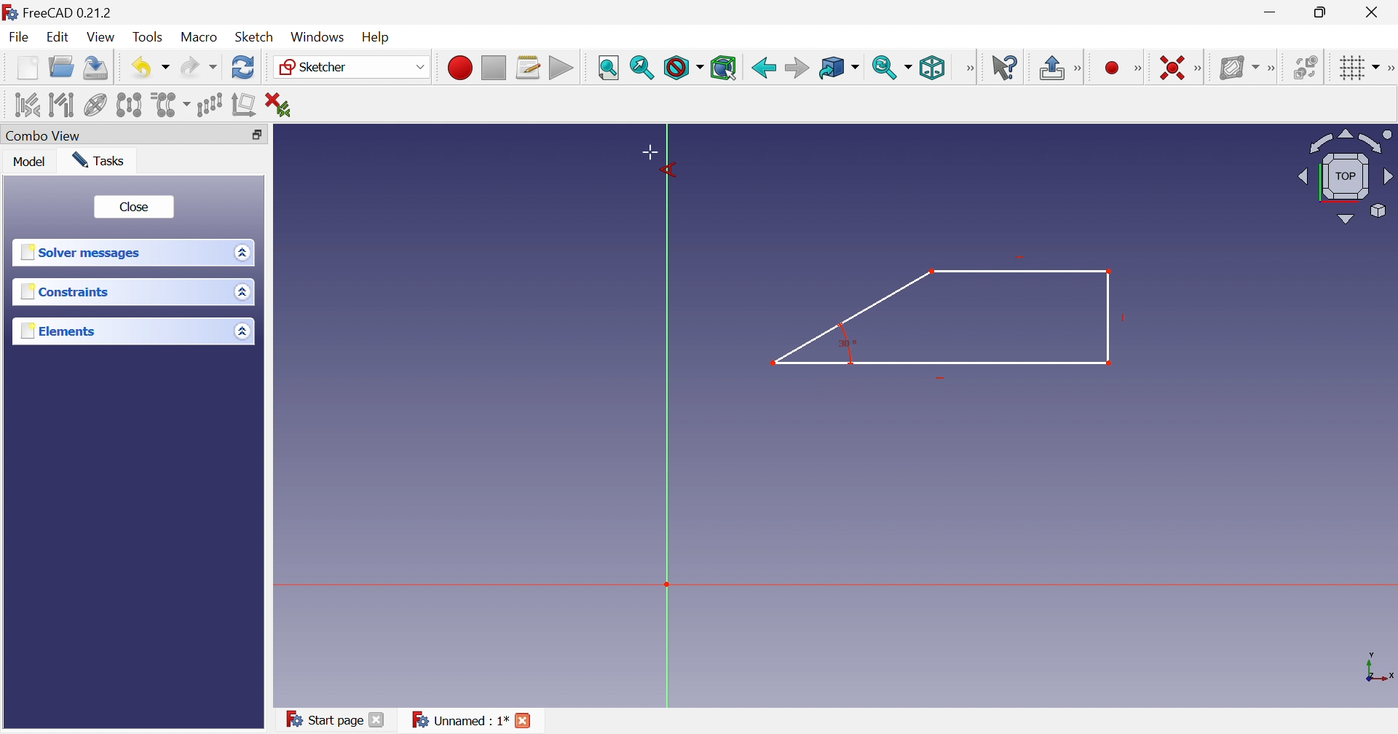 The width and height of the screenshot is (1398, 734). I want to click on View, so click(102, 37).